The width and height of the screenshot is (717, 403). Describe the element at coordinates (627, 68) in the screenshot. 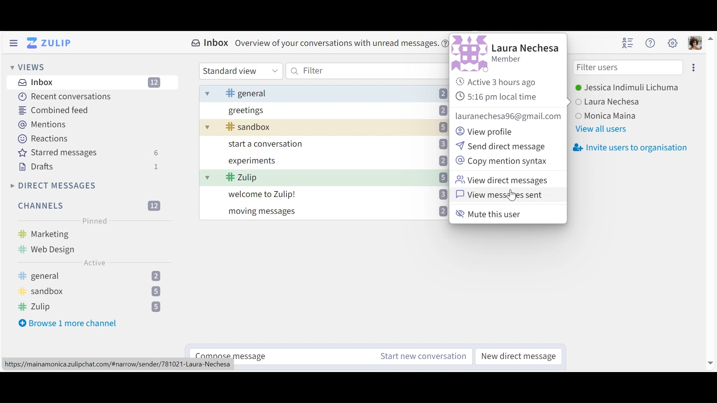

I see `Filter users` at that location.